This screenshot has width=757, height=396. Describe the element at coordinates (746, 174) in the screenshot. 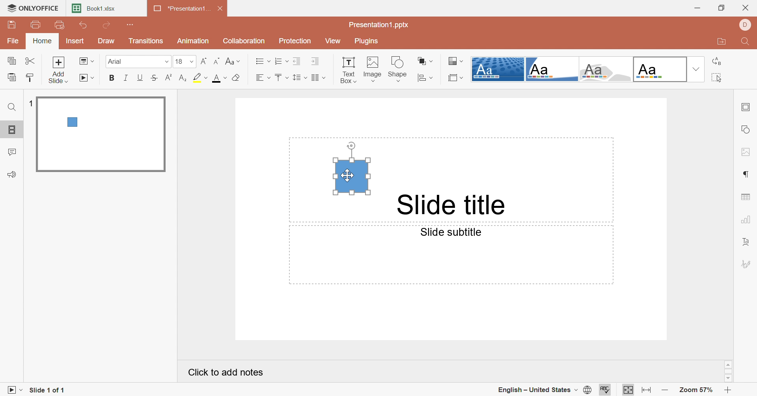

I see `Paragraph settings` at that location.